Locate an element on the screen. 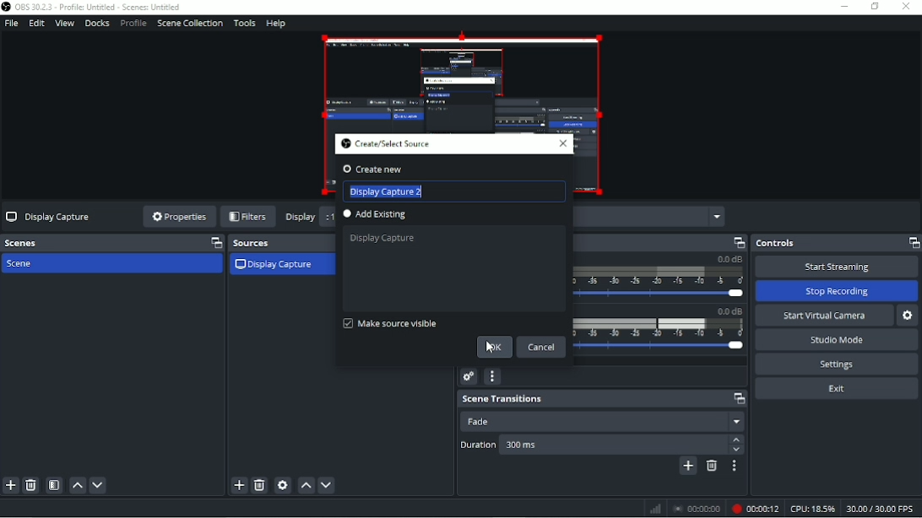  CPU 18.5% is located at coordinates (812, 508).